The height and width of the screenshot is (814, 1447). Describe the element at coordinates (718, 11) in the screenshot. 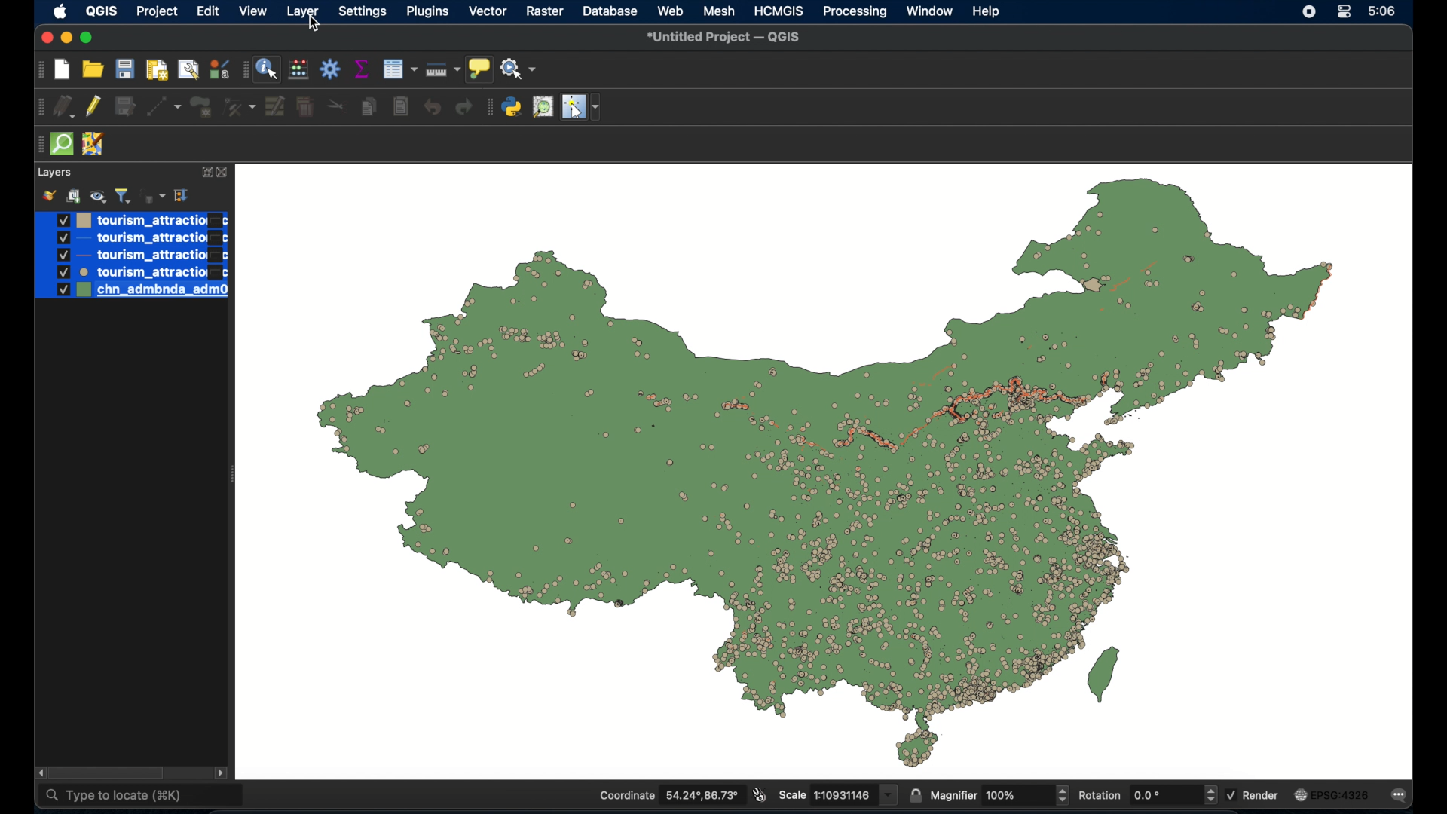

I see `mesh` at that location.